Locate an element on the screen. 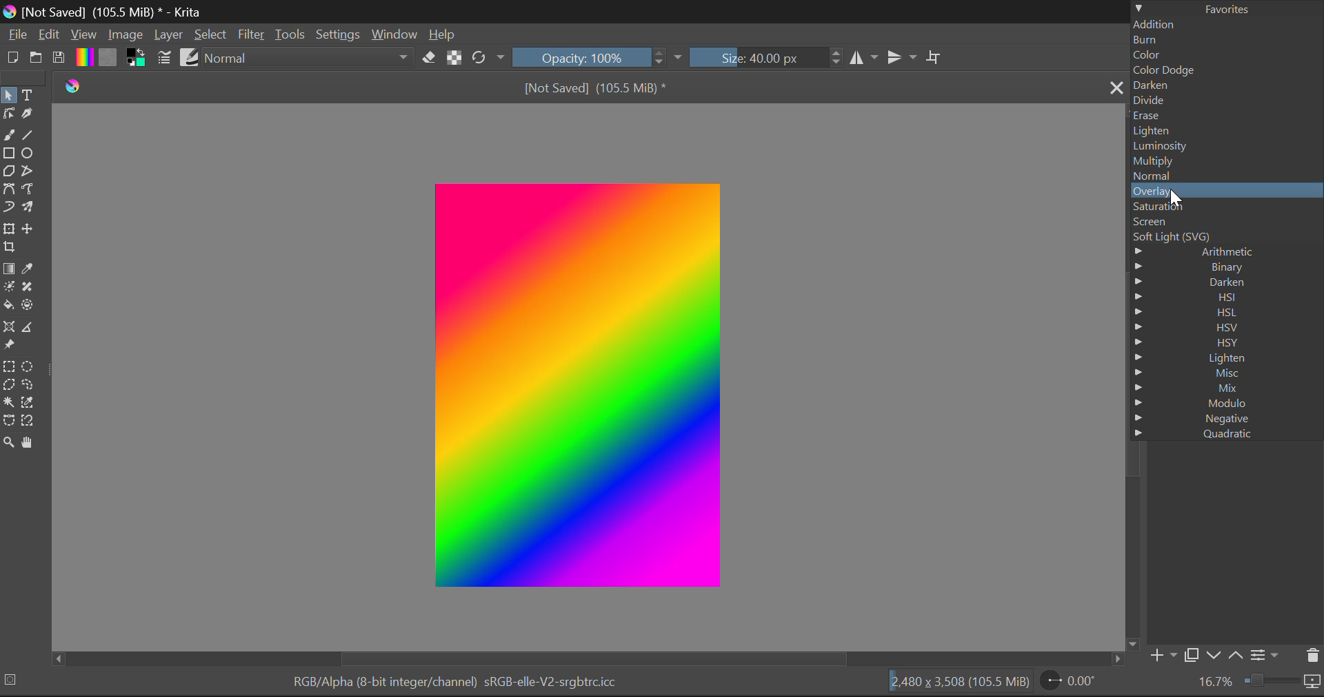  Multibrush Tool is located at coordinates (29, 206).